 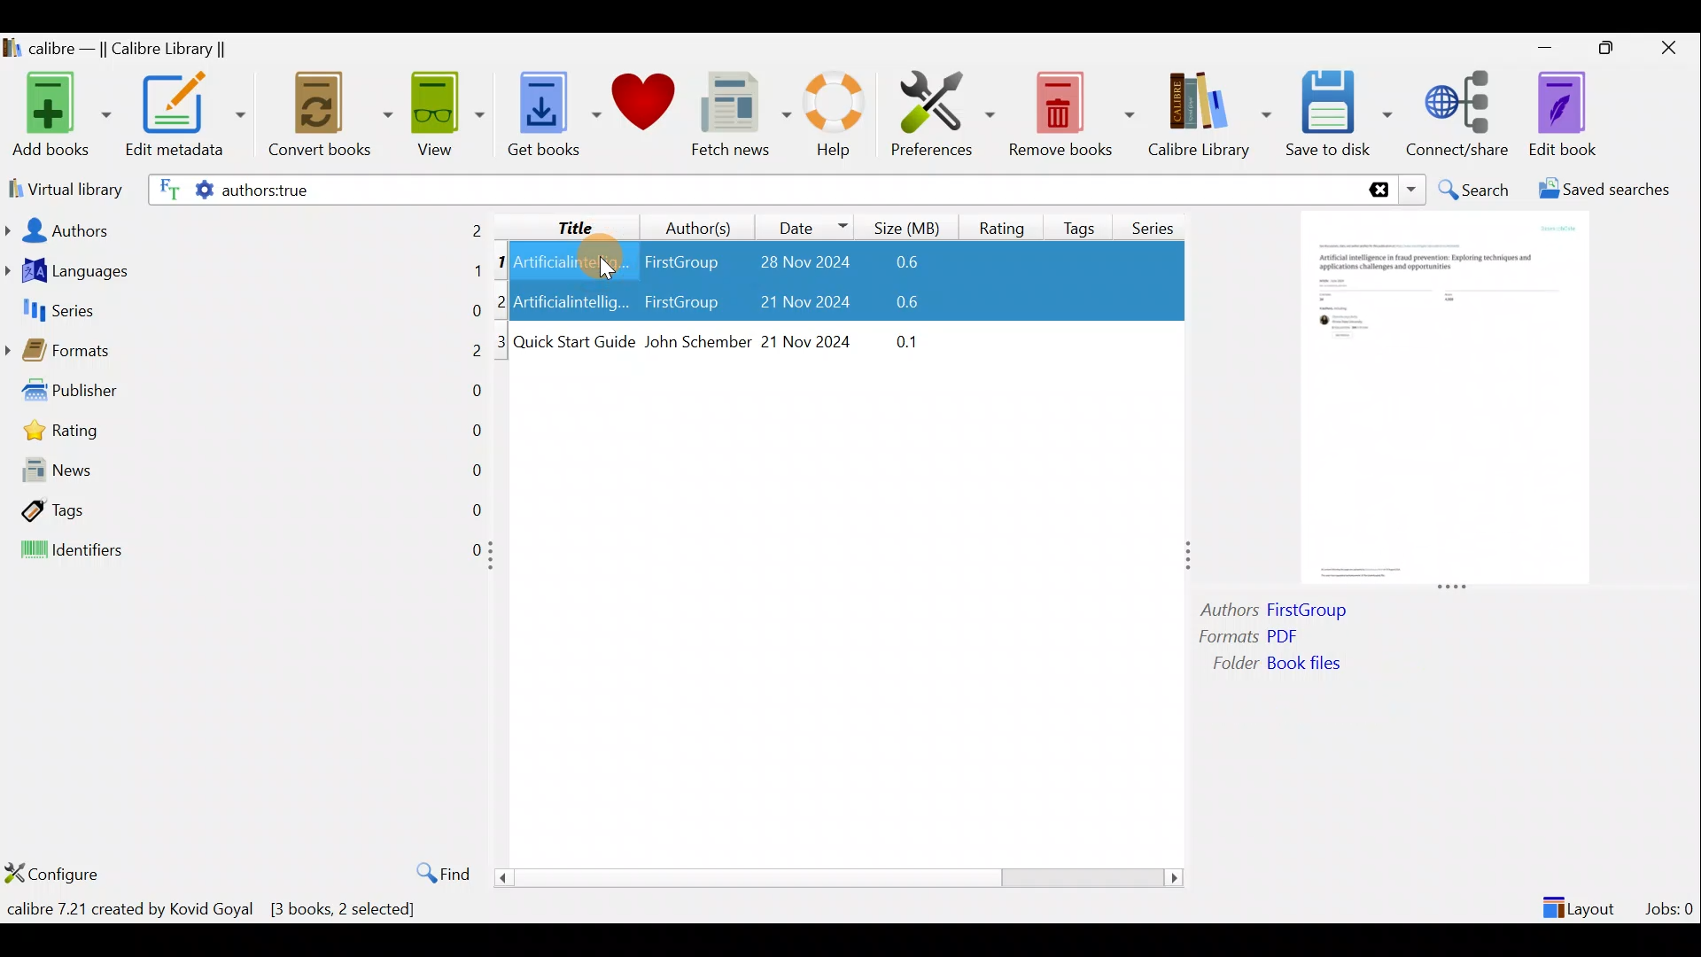 What do you see at coordinates (574, 342) in the screenshot?
I see `Quick Start Guide` at bounding box center [574, 342].